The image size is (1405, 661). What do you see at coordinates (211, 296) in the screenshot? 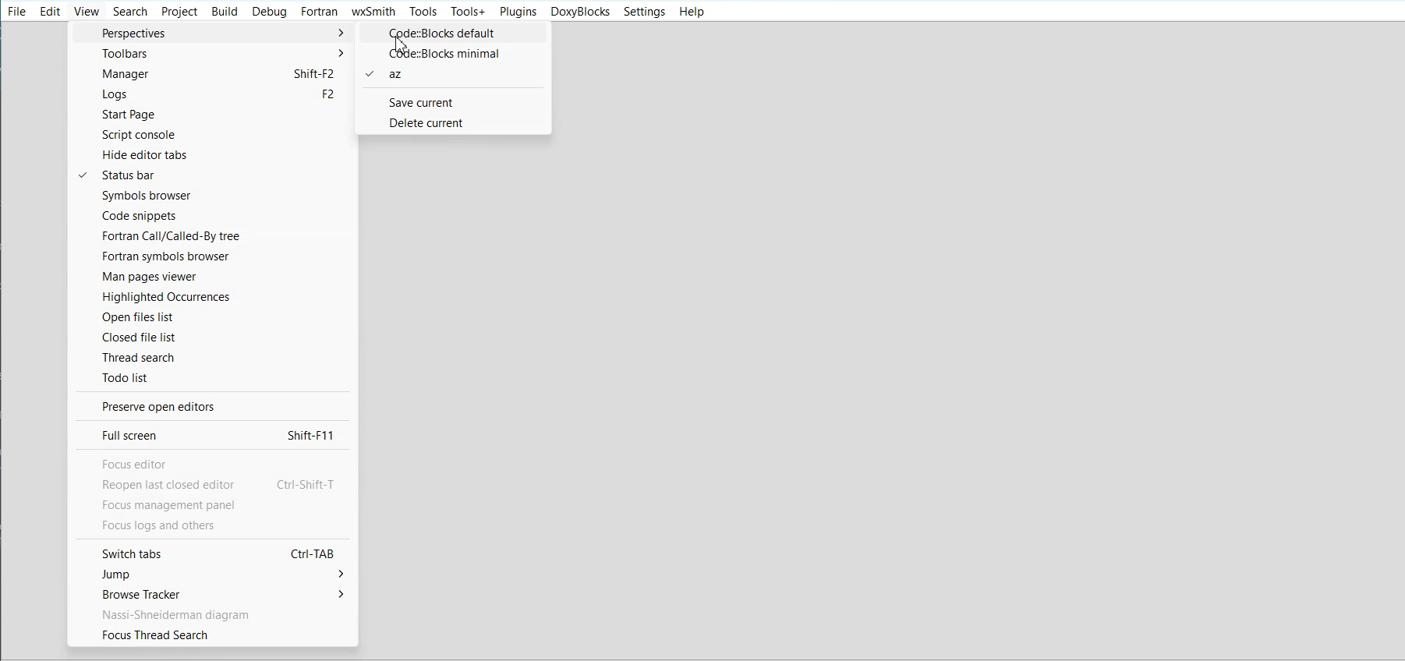
I see `Highlighted Occurence` at bounding box center [211, 296].